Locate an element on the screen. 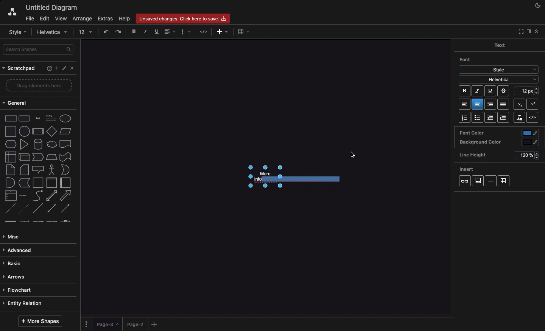 The width and height of the screenshot is (545, 331). Collapse is located at coordinates (536, 31).